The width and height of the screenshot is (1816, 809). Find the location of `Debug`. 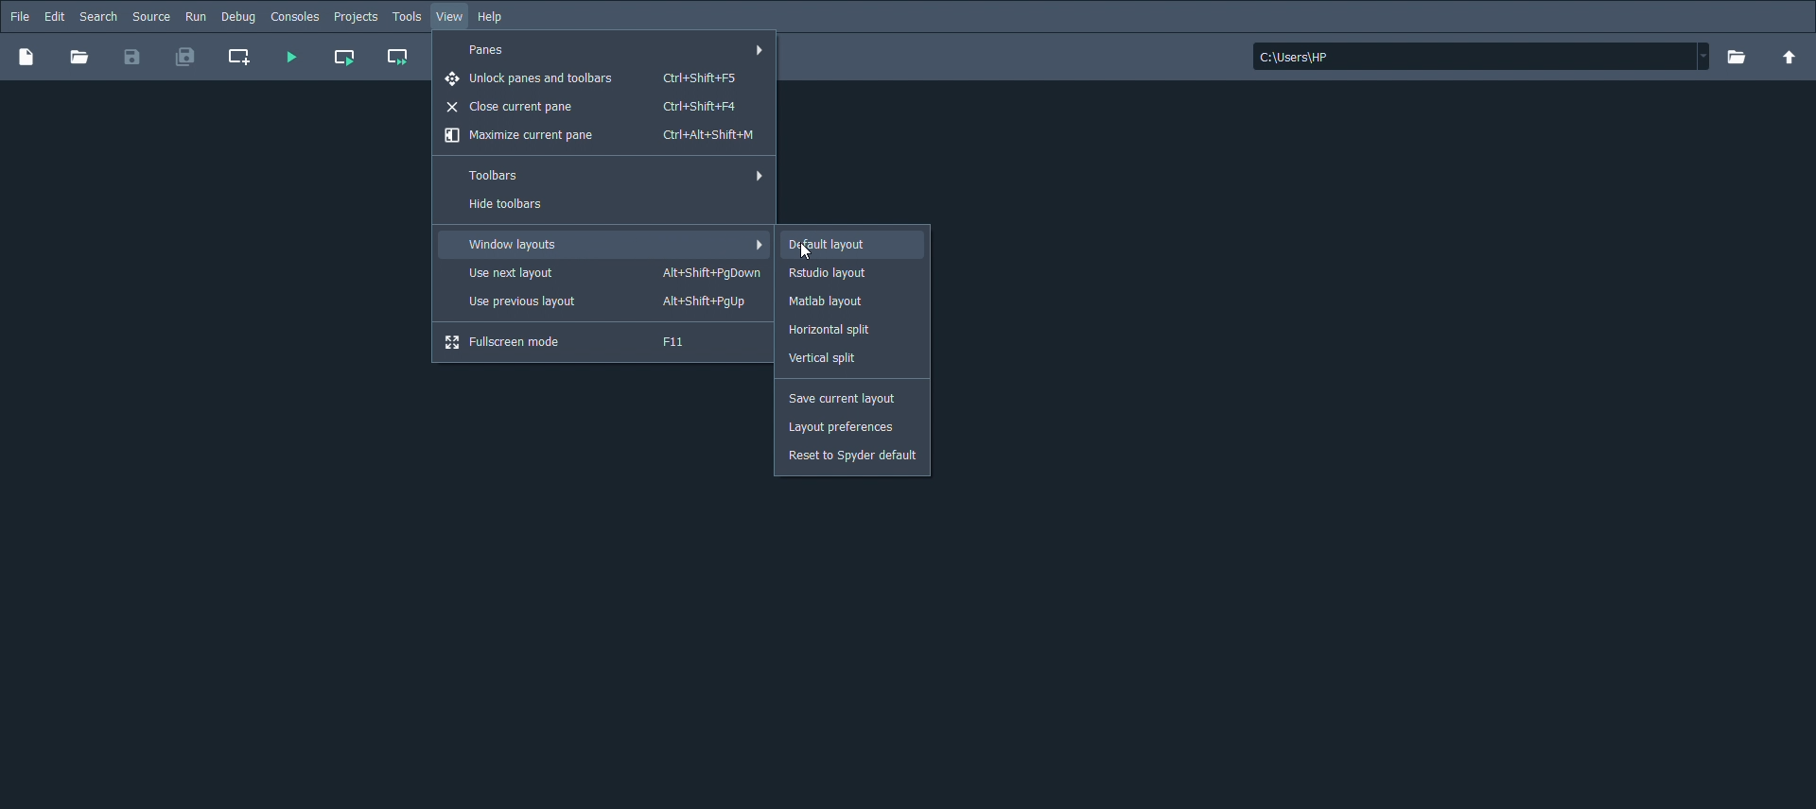

Debug is located at coordinates (240, 16).